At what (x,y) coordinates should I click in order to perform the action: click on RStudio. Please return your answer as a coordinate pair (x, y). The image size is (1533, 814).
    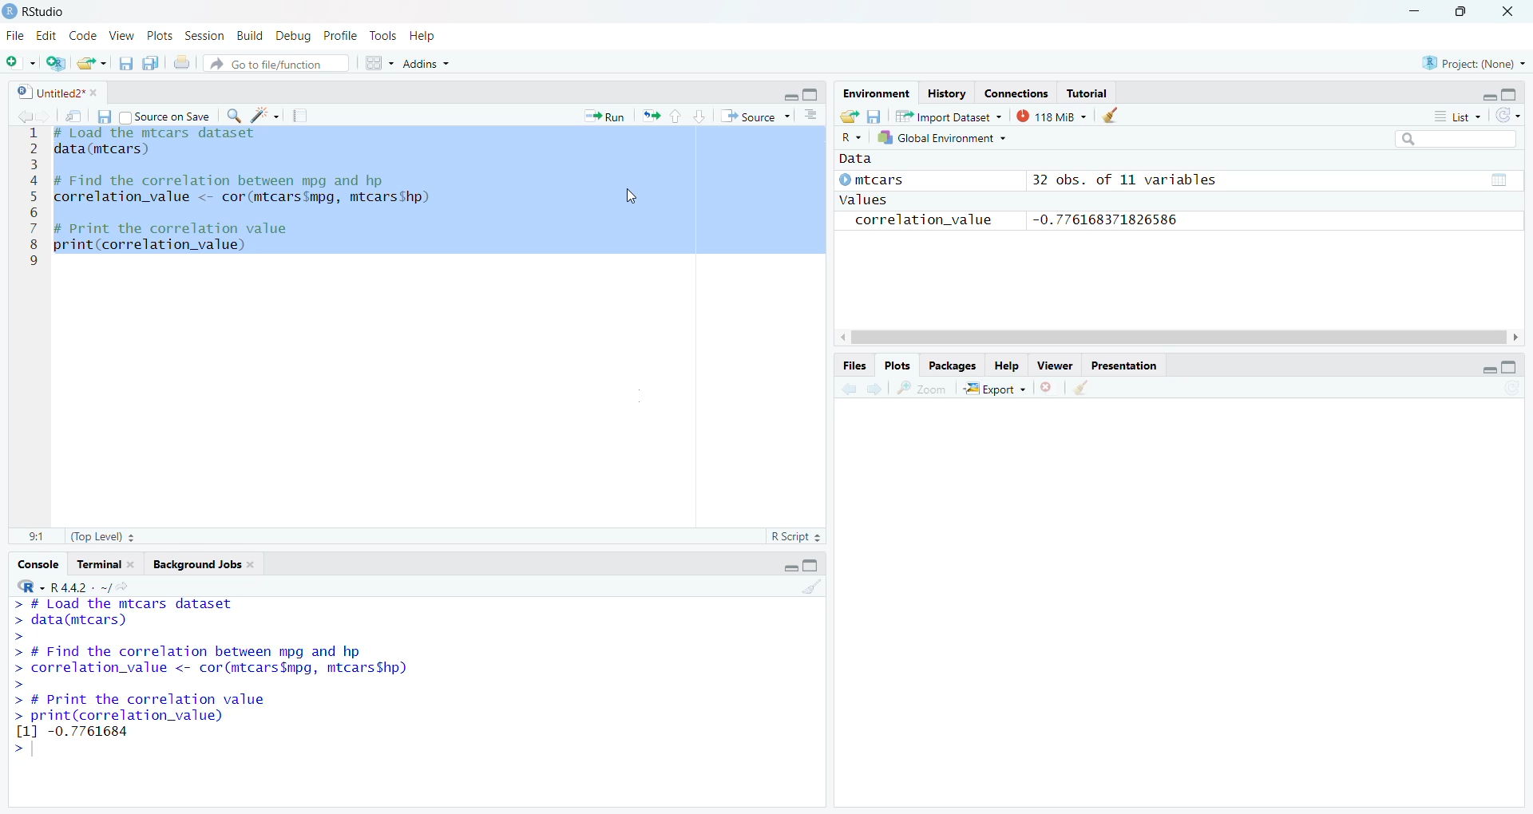
    Looking at the image, I should click on (39, 14).